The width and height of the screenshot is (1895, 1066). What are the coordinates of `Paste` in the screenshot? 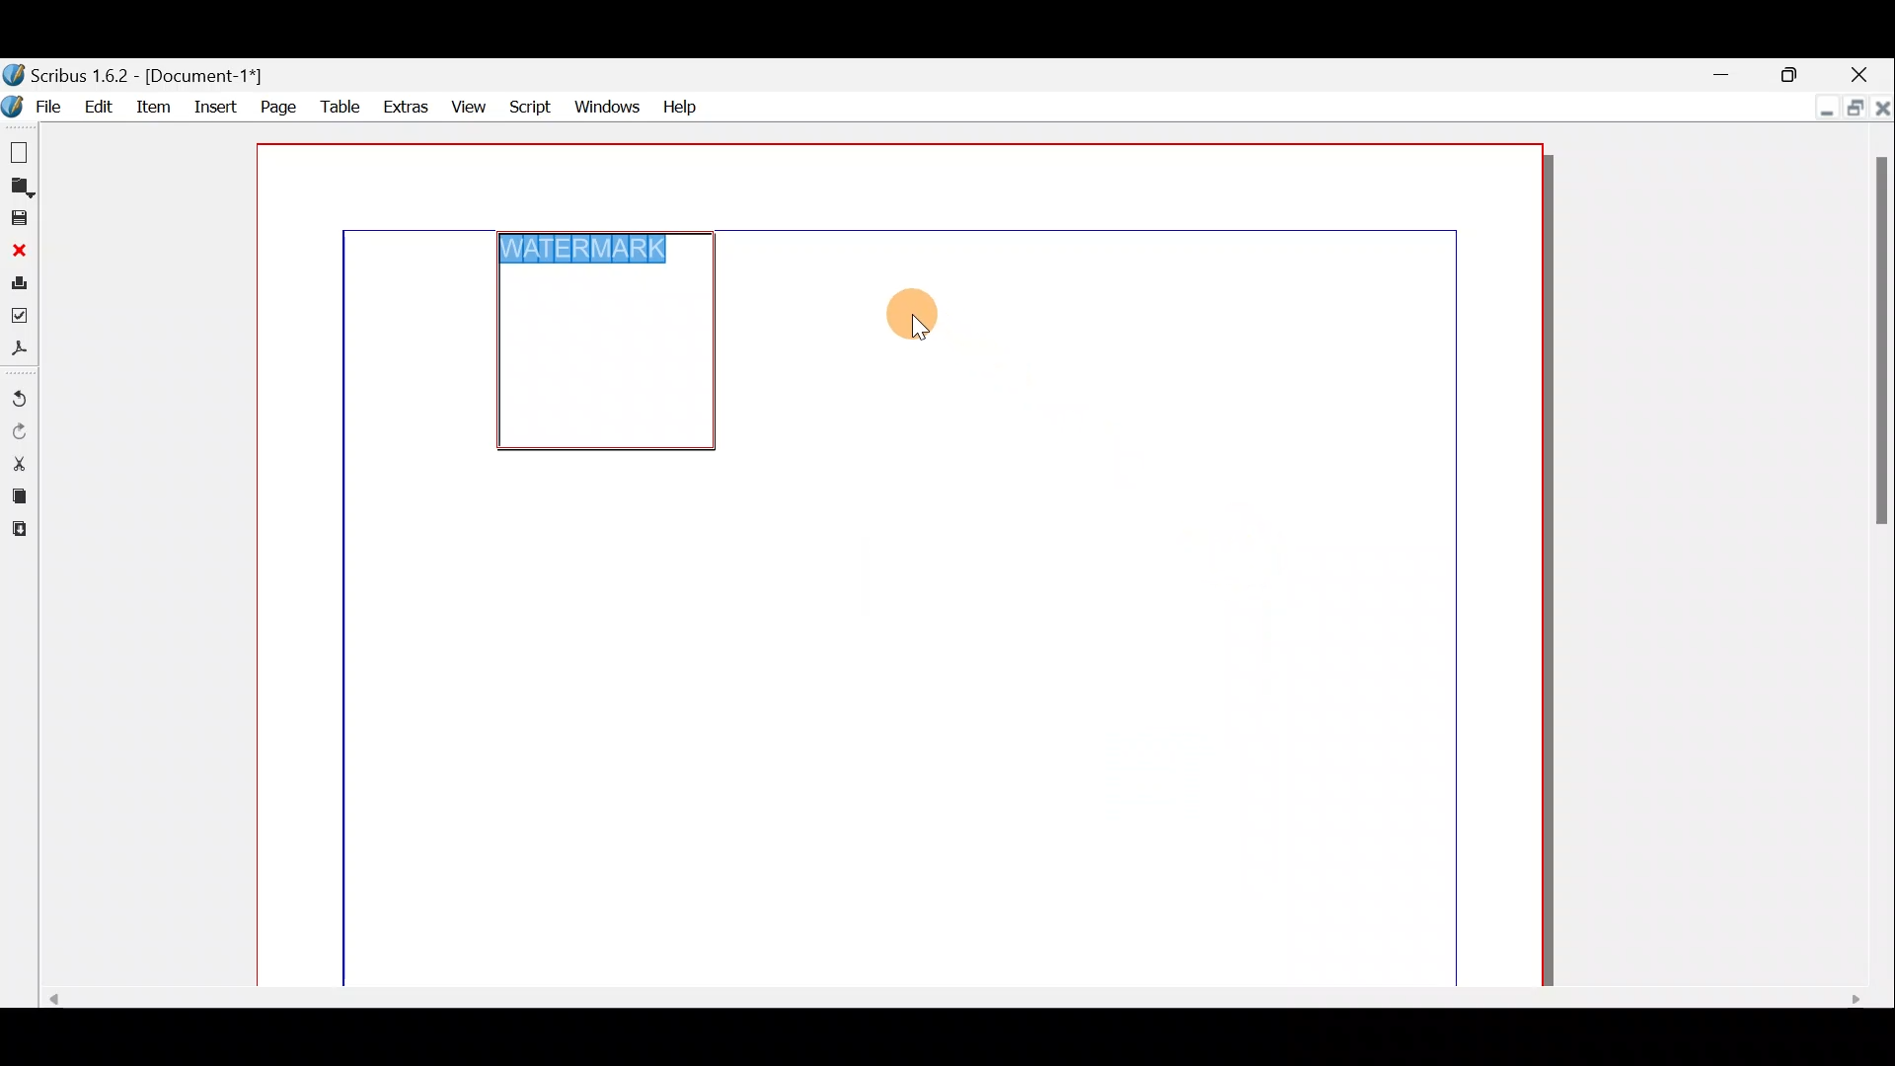 It's located at (17, 532).